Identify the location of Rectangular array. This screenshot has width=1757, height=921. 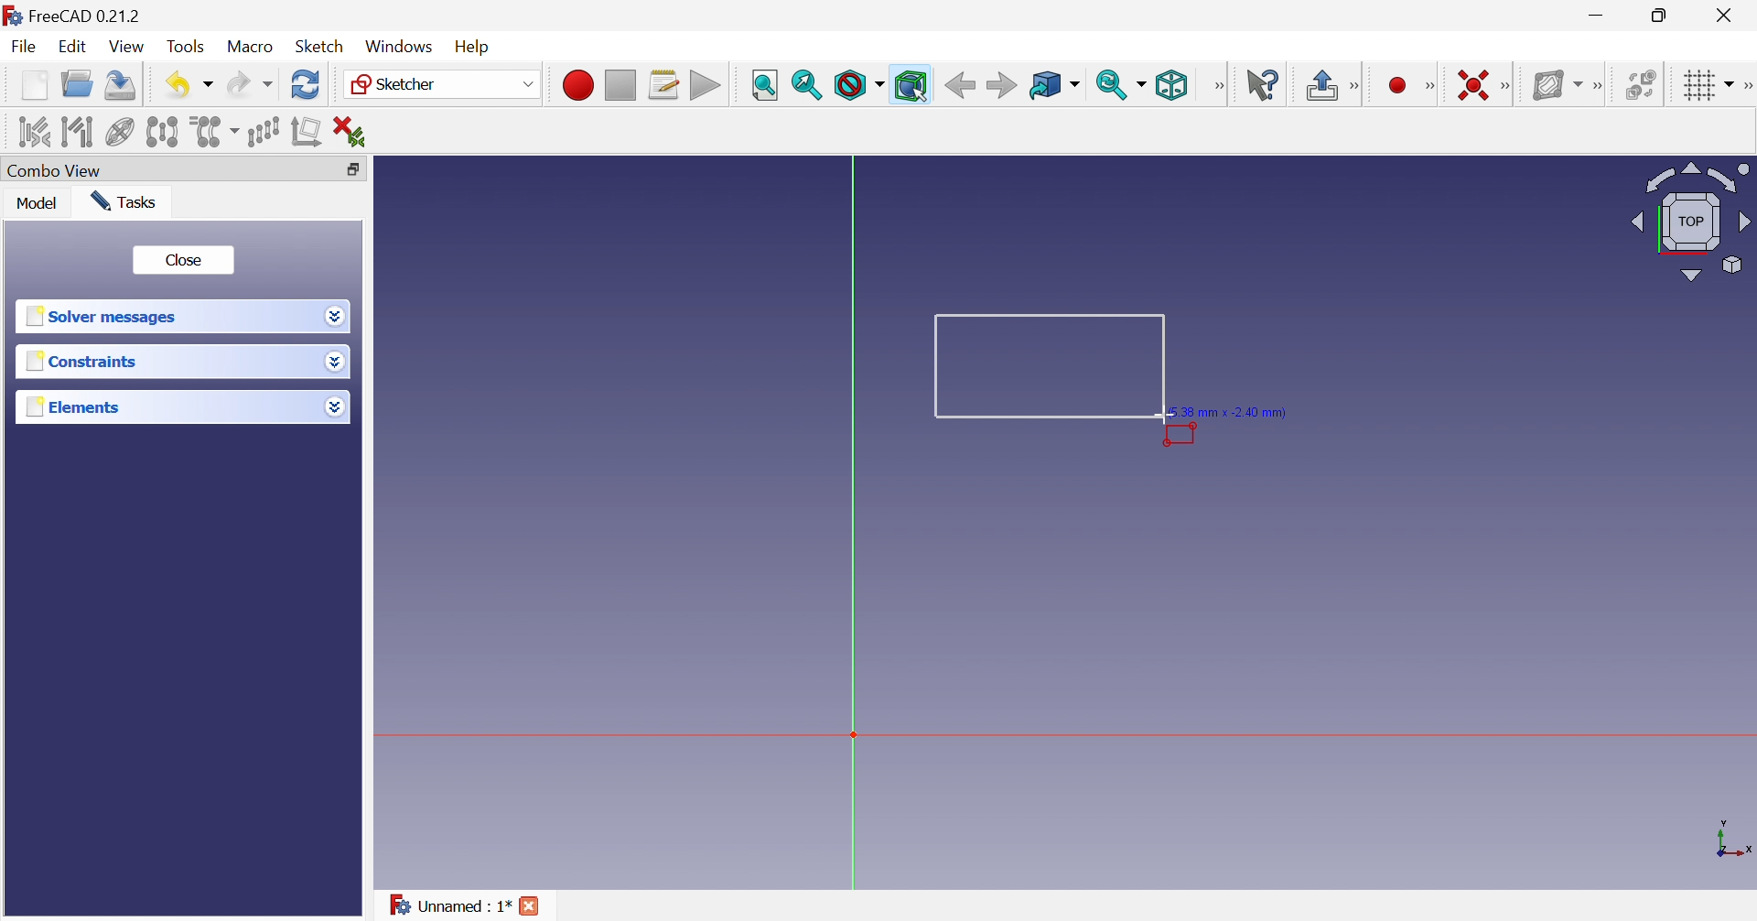
(264, 133).